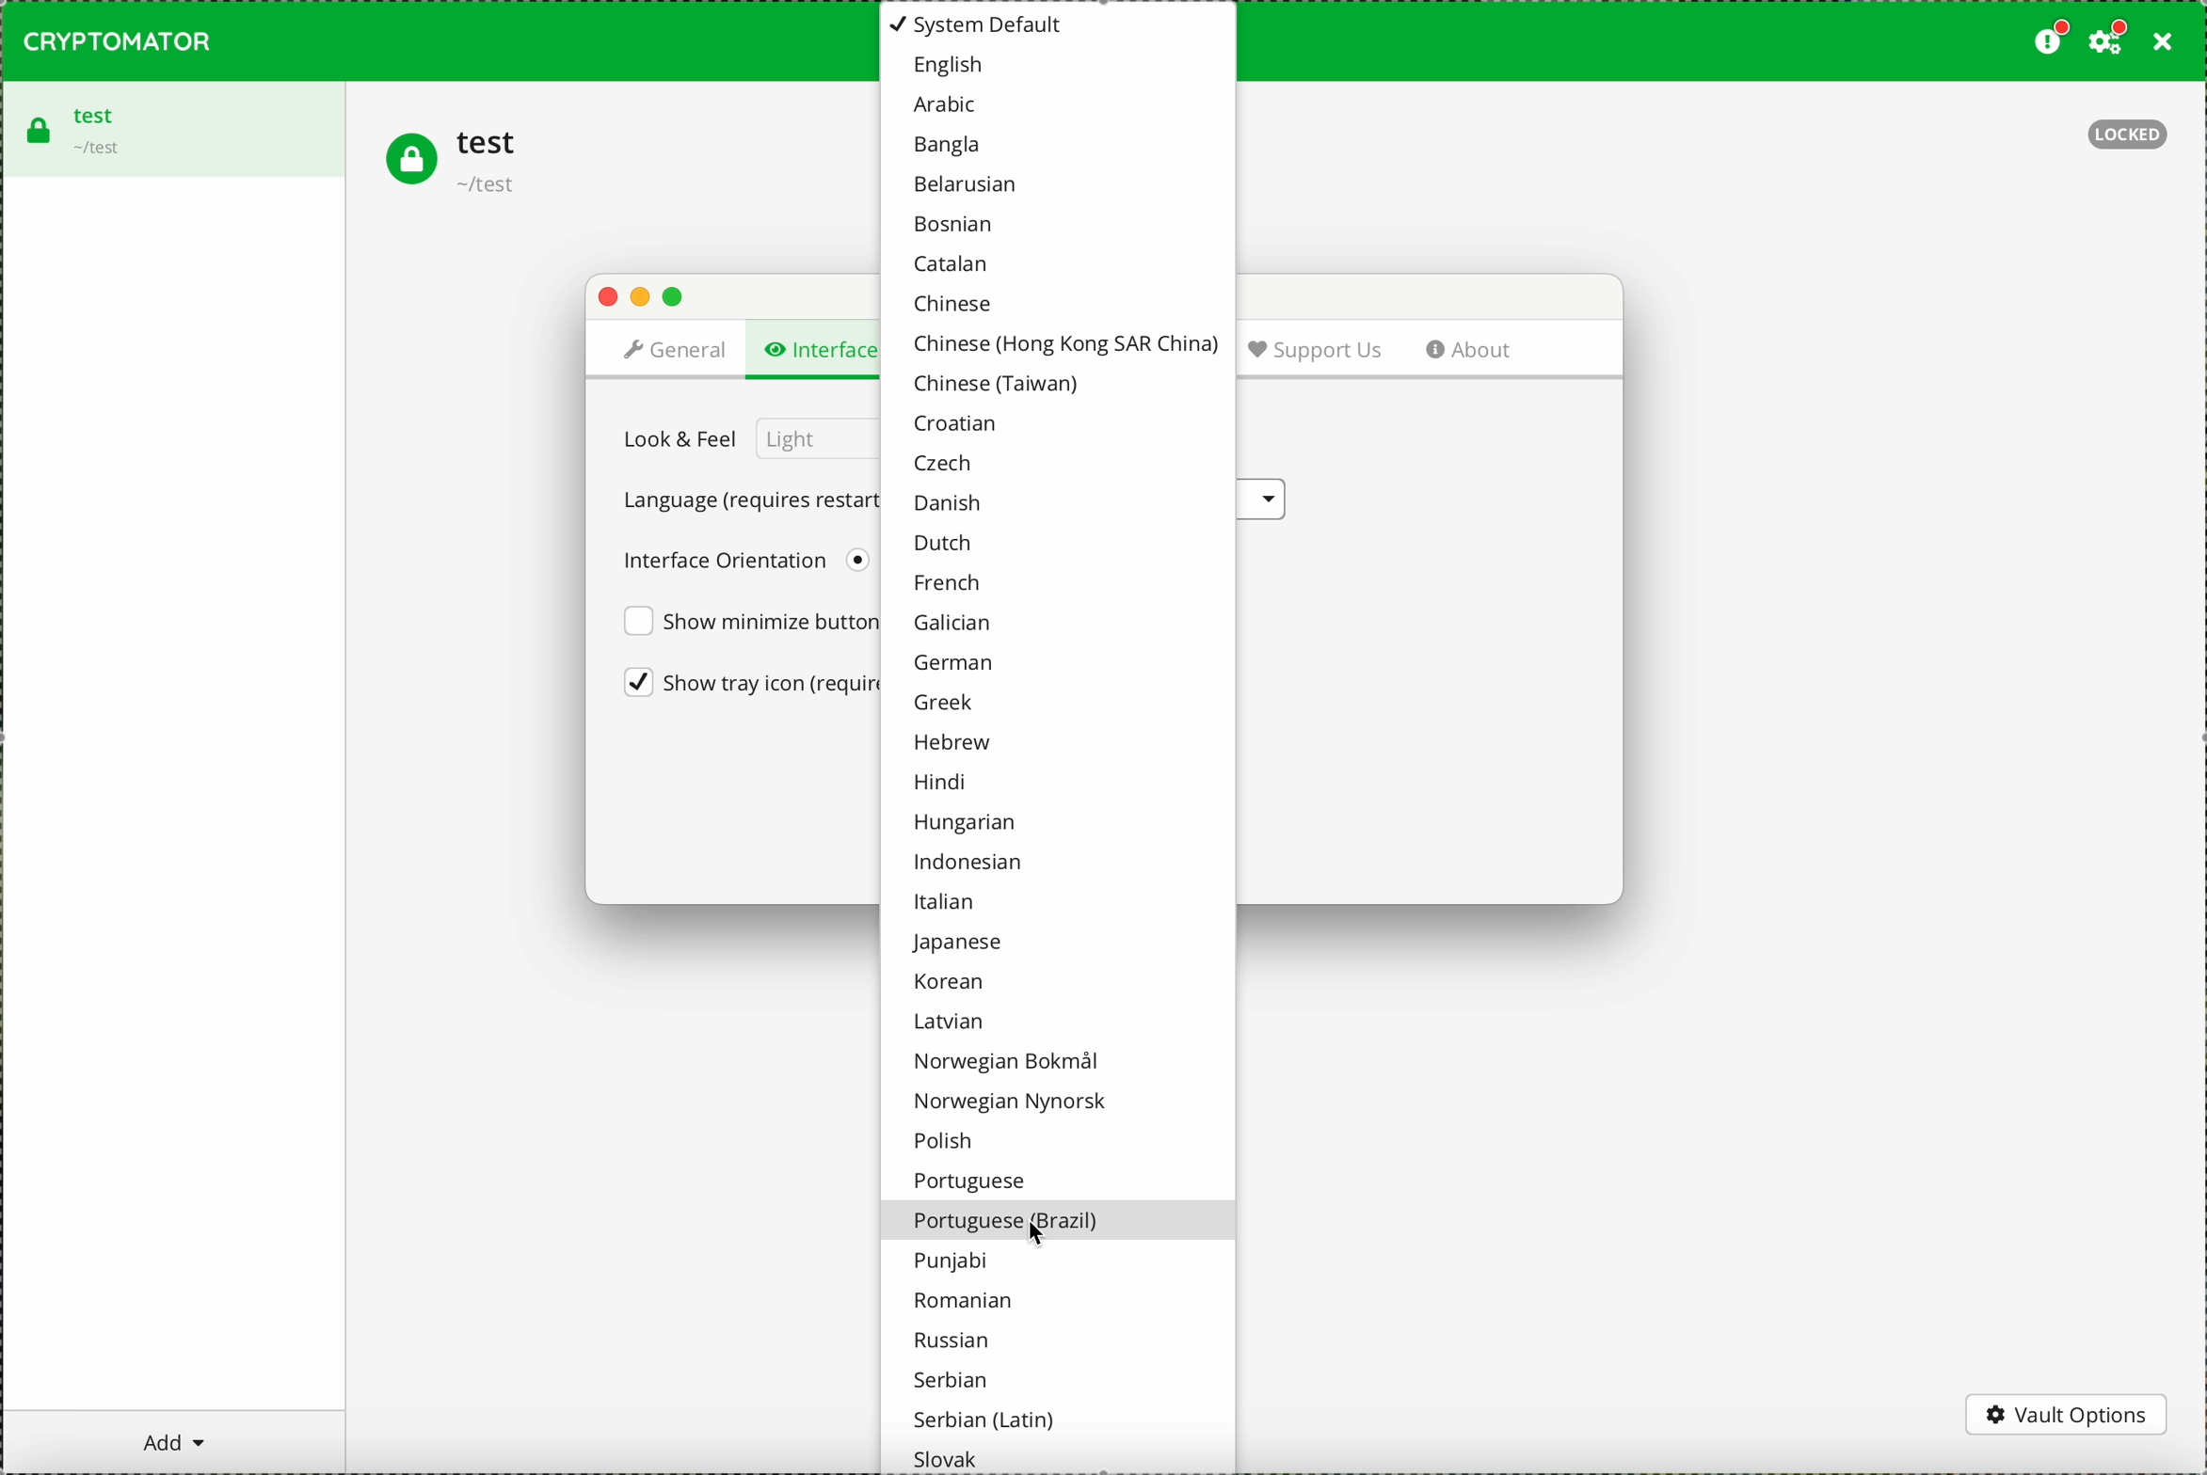  I want to click on test vault, so click(171, 128).